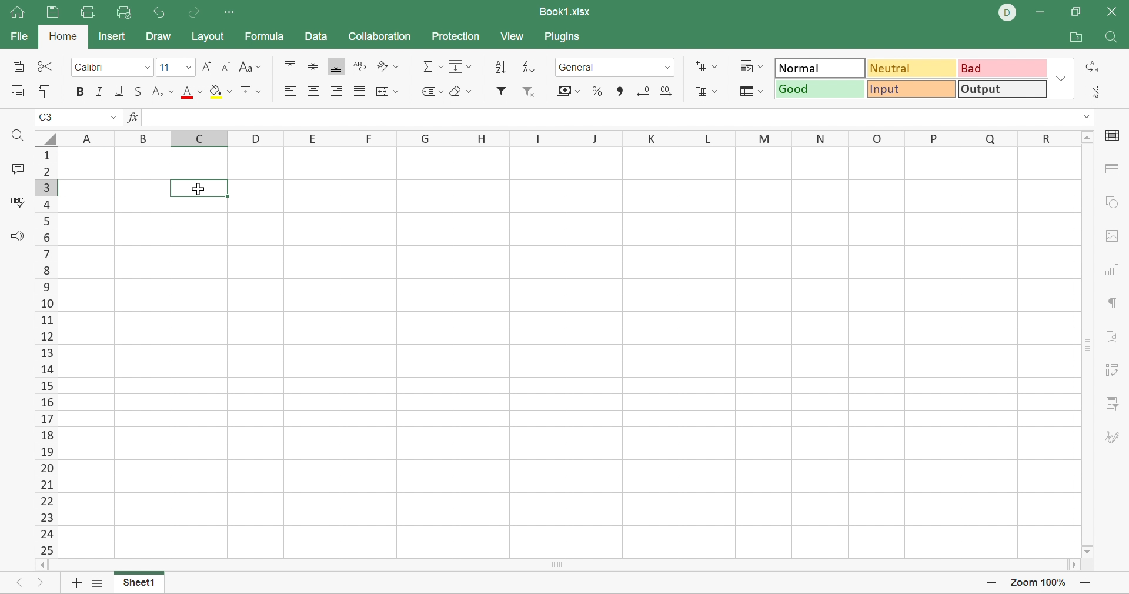 This screenshot has width=1129, height=594. Describe the element at coordinates (513, 36) in the screenshot. I see `View` at that location.